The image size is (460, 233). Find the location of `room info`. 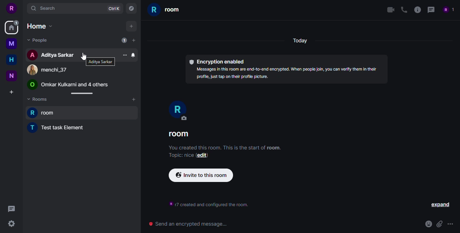

room info is located at coordinates (416, 9).